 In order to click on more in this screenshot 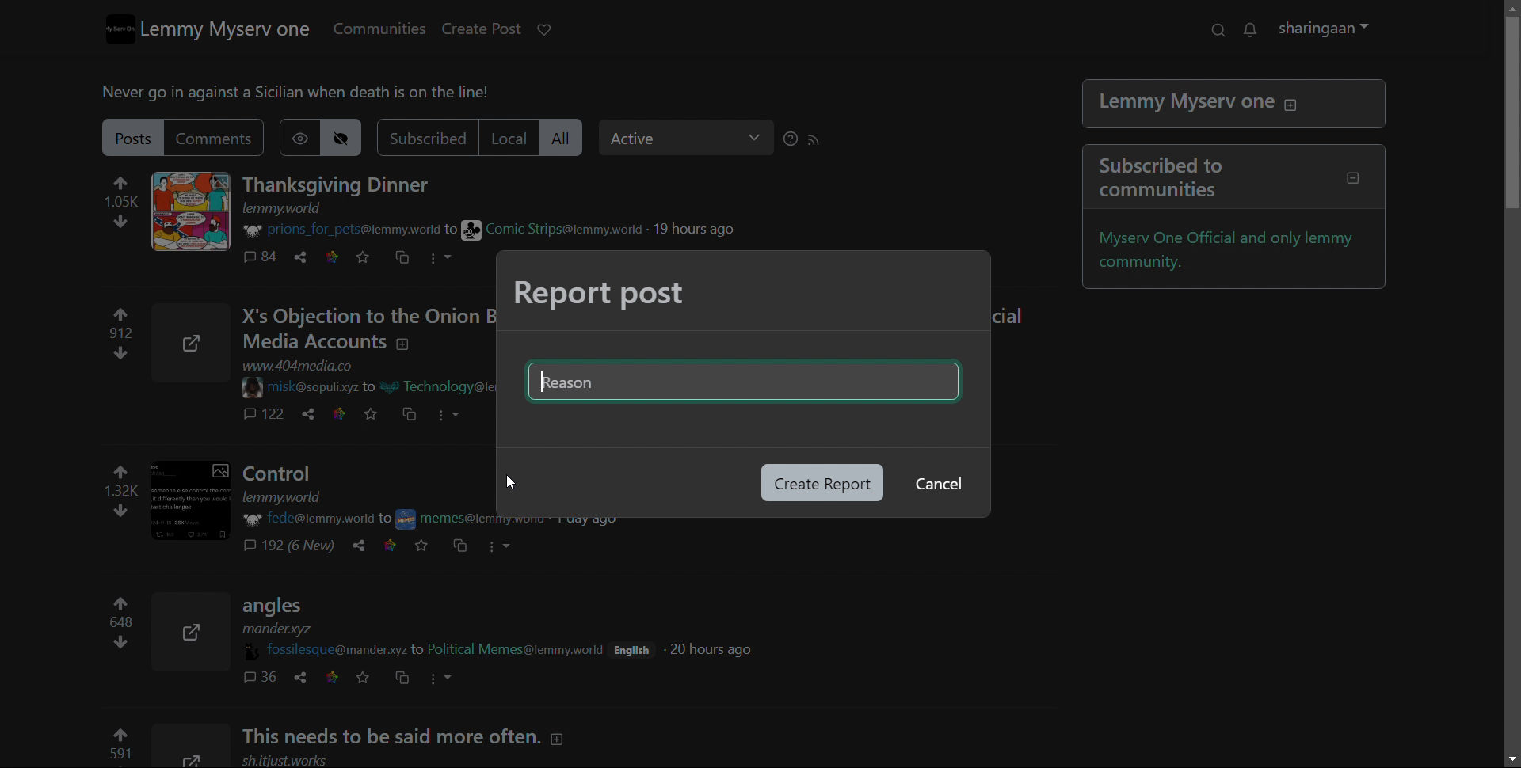, I will do `click(450, 676)`.